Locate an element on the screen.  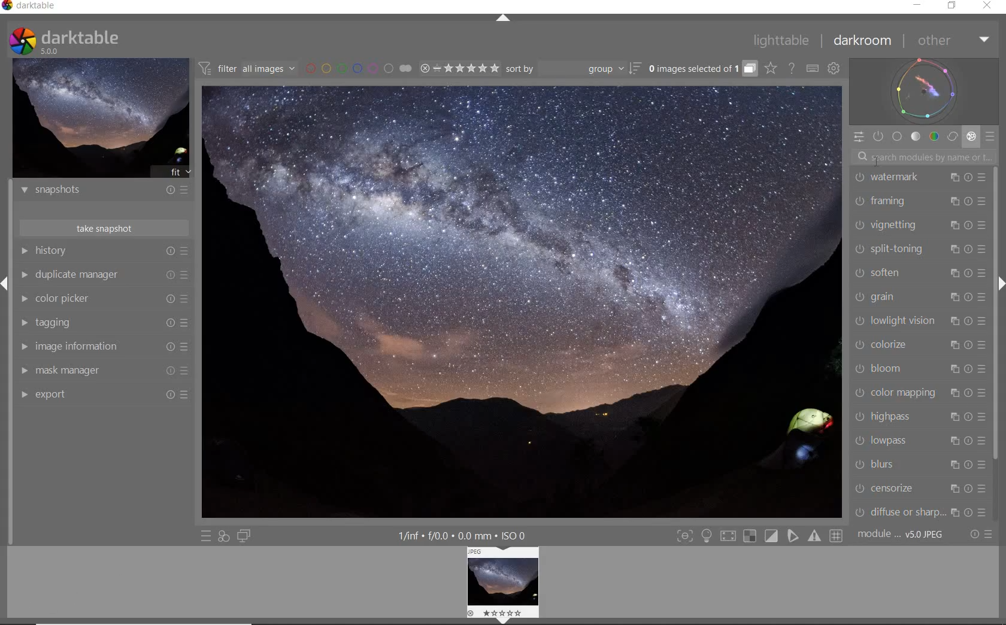
Presets and preferences is located at coordinates (186, 370).